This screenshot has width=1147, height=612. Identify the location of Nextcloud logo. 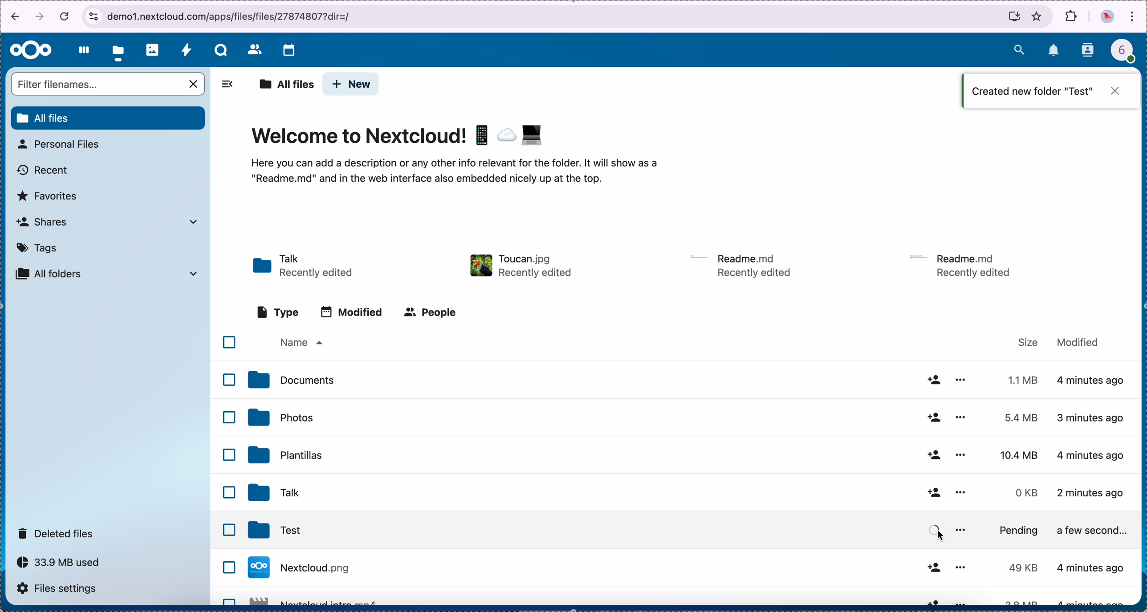
(31, 51).